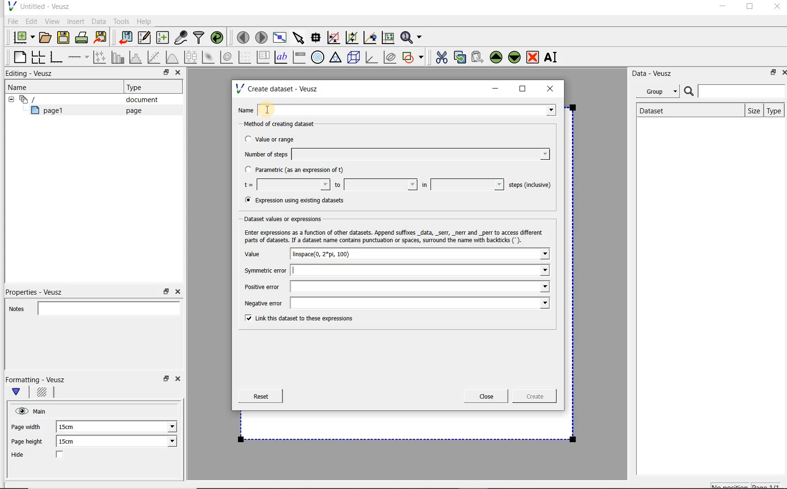  Describe the element at coordinates (52, 20) in the screenshot. I see `View` at that location.